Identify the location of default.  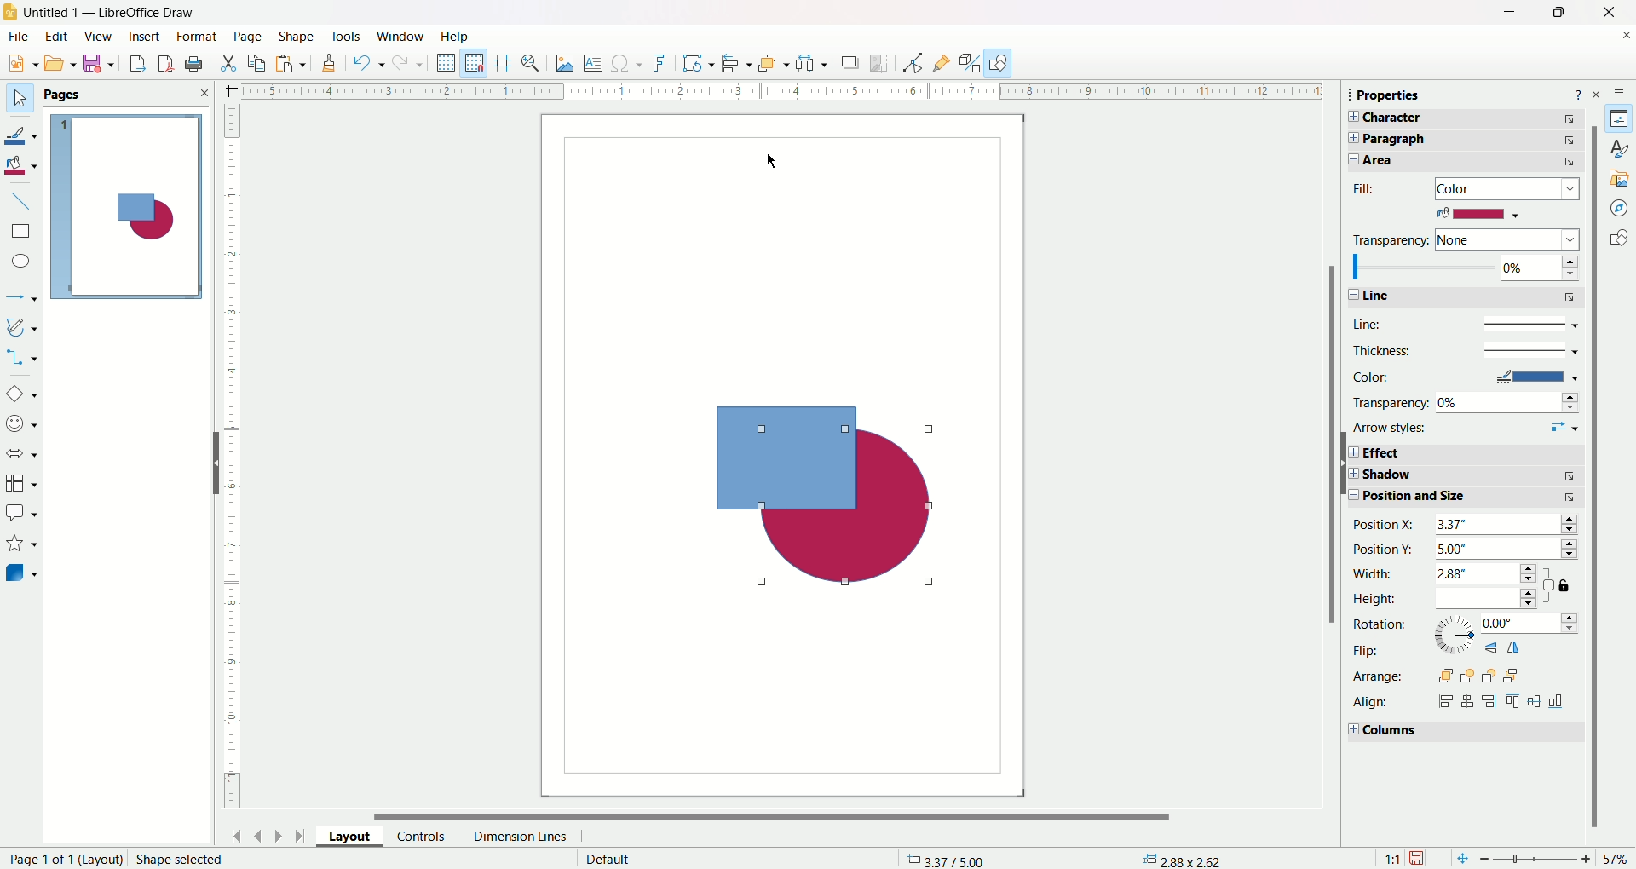
(602, 859).